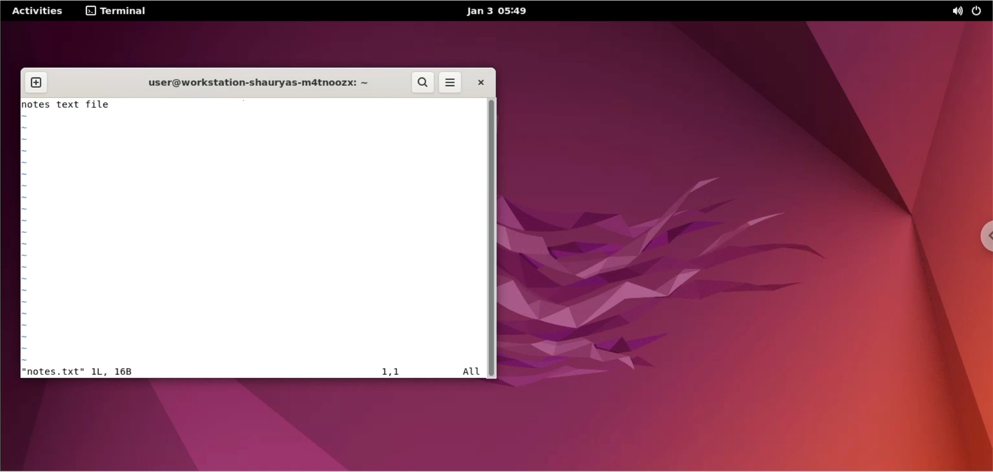 This screenshot has width=993, height=472. Describe the element at coordinates (253, 238) in the screenshot. I see `notes.txt content ` at that location.